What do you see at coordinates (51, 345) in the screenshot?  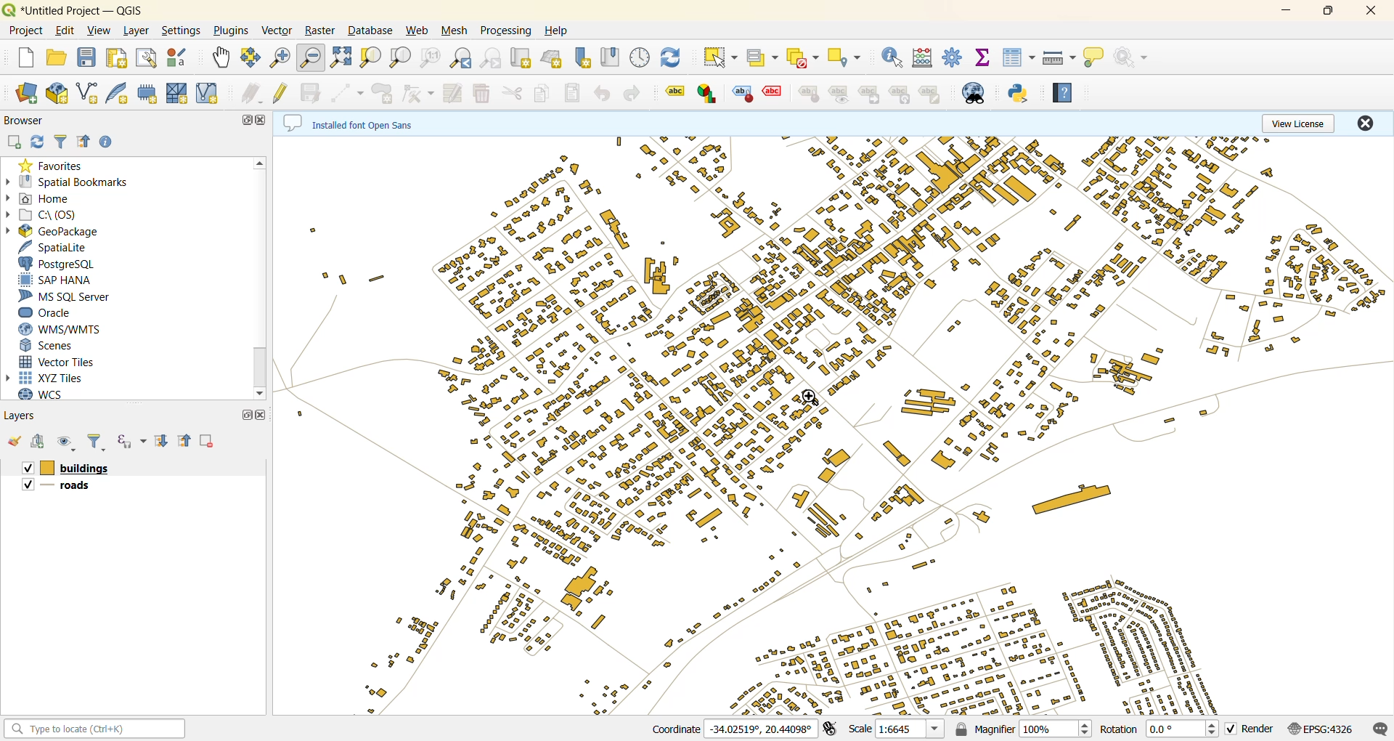 I see `scenes` at bounding box center [51, 345].